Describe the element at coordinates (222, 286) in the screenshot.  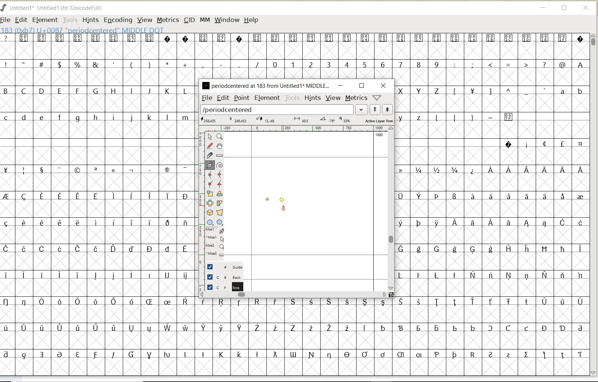
I see `foreground` at that location.